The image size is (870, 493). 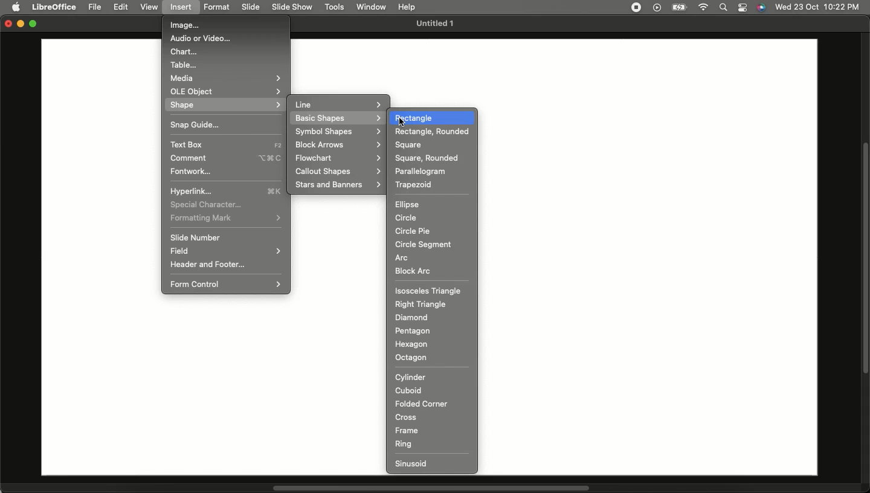 What do you see at coordinates (414, 185) in the screenshot?
I see `Trapezoid` at bounding box center [414, 185].